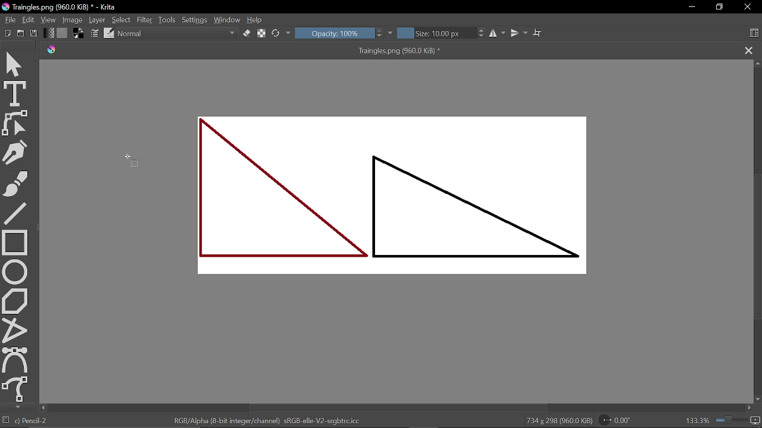 The height and width of the screenshot is (428, 762). Describe the element at coordinates (177, 34) in the screenshot. I see `Normal` at that location.